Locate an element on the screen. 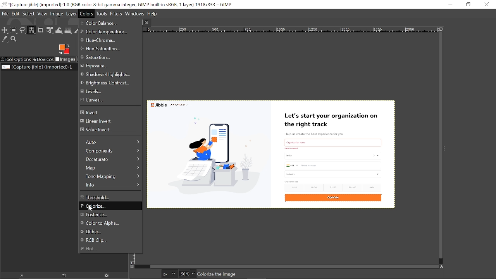 Image resolution: width=496 pixels, height=279 pixels. Zoom tool is located at coordinates (15, 40).